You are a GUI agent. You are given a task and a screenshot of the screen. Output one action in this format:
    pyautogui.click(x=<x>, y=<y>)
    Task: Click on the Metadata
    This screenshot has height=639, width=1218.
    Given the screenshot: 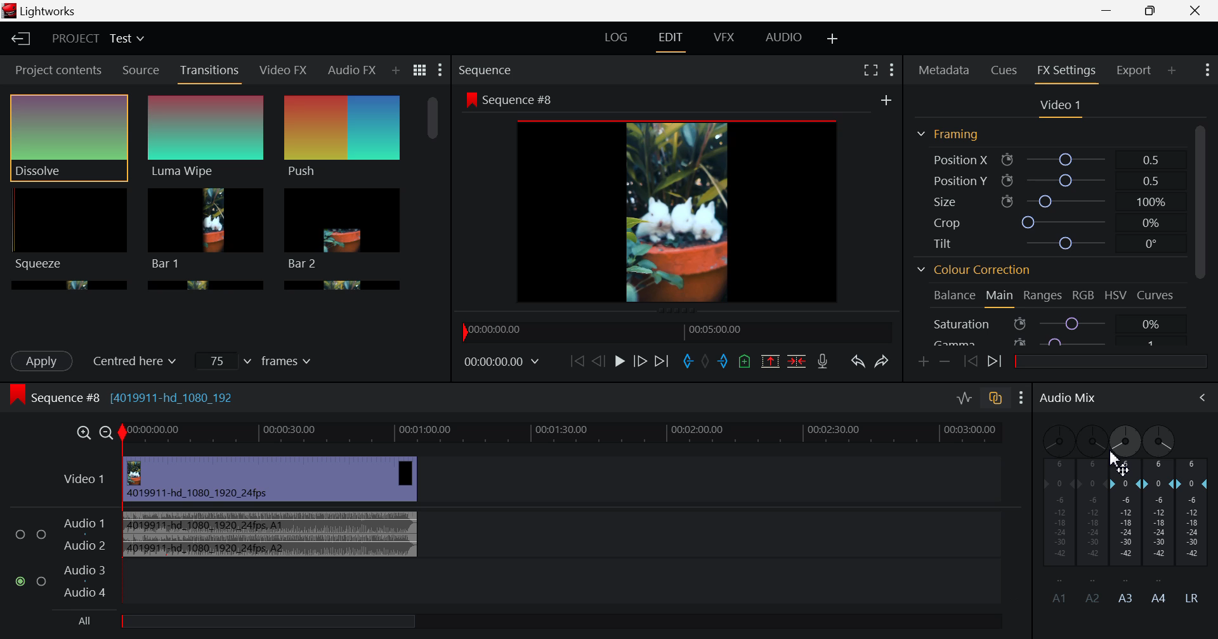 What is the action you would take?
    pyautogui.click(x=944, y=70)
    